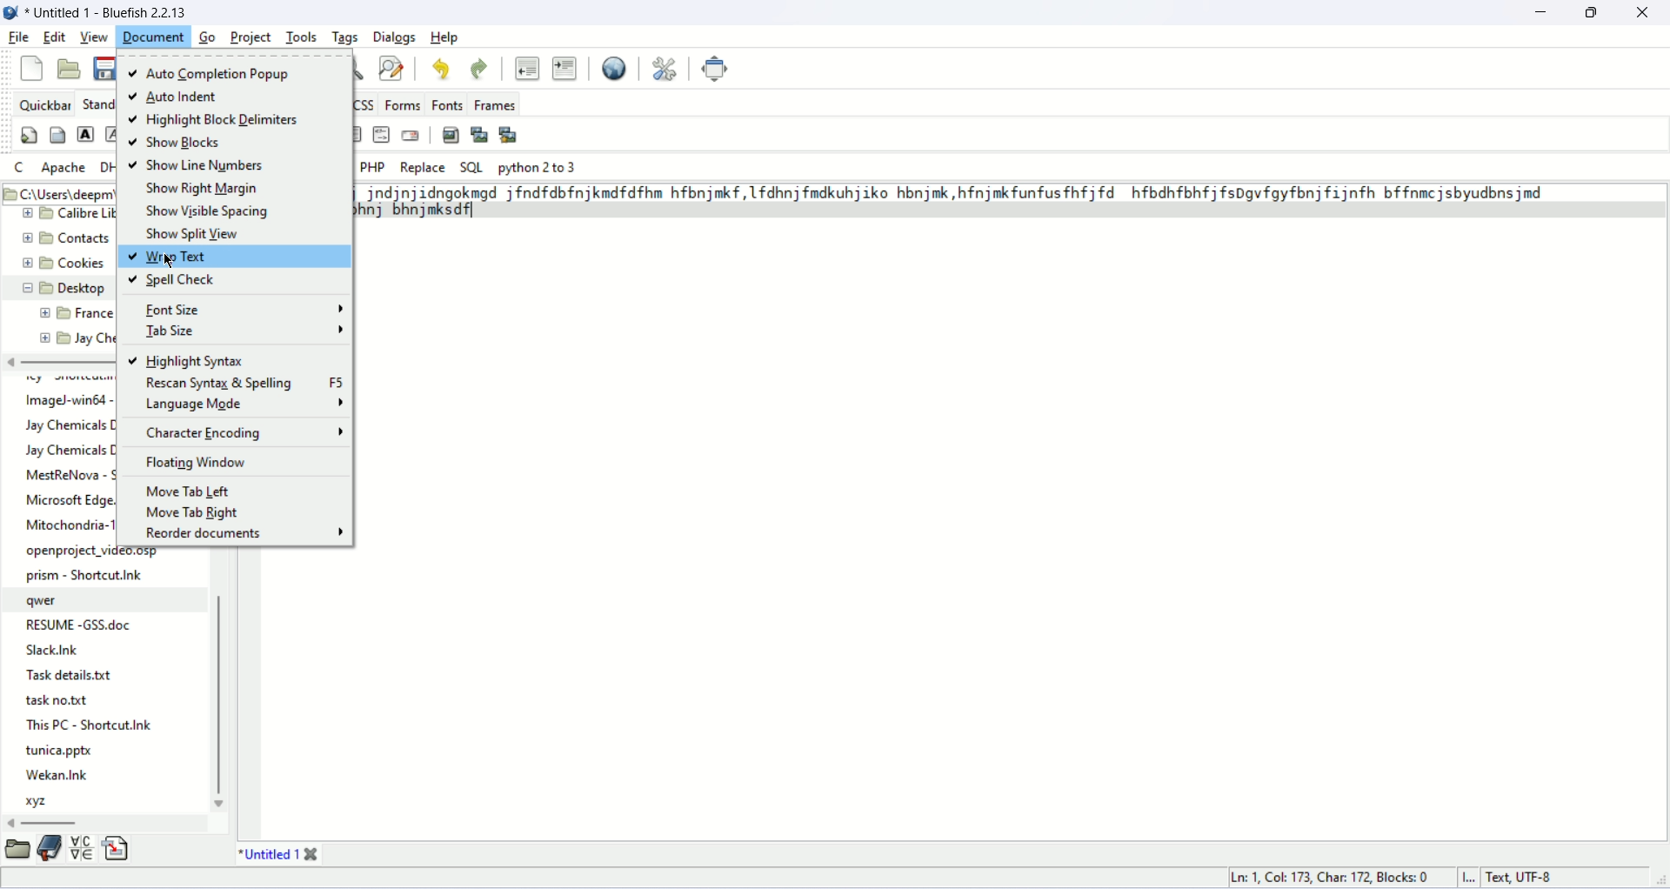  Describe the element at coordinates (244, 332) in the screenshot. I see `tab size` at that location.